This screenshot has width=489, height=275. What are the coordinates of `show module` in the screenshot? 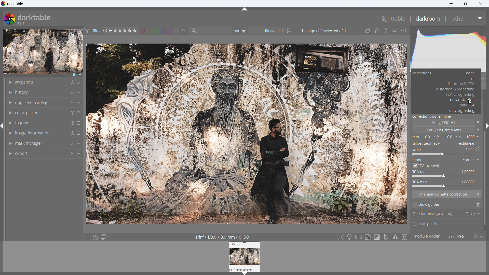 It's located at (9, 82).